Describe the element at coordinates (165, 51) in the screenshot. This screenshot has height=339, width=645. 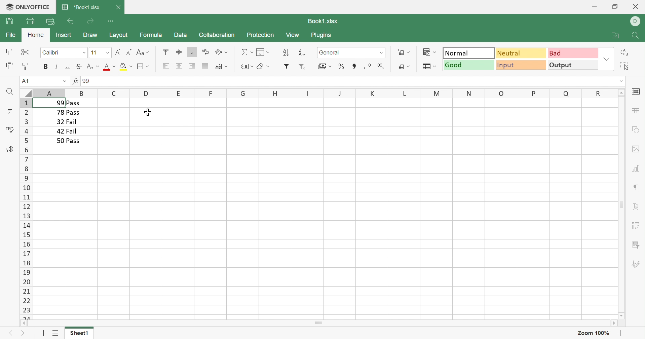
I see `Align top` at that location.